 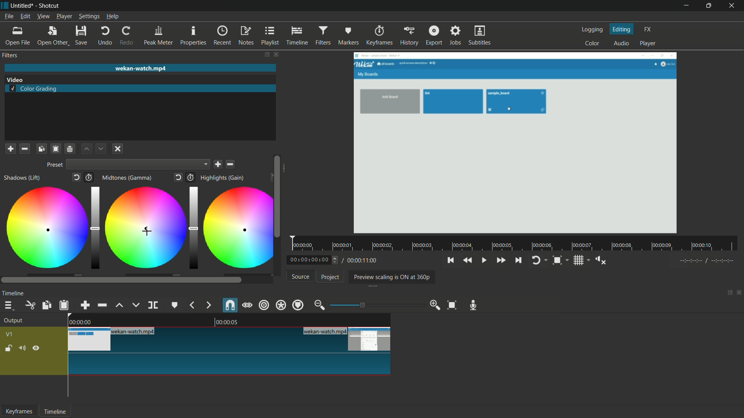 I want to click on scroll bar, so click(x=122, y=280).